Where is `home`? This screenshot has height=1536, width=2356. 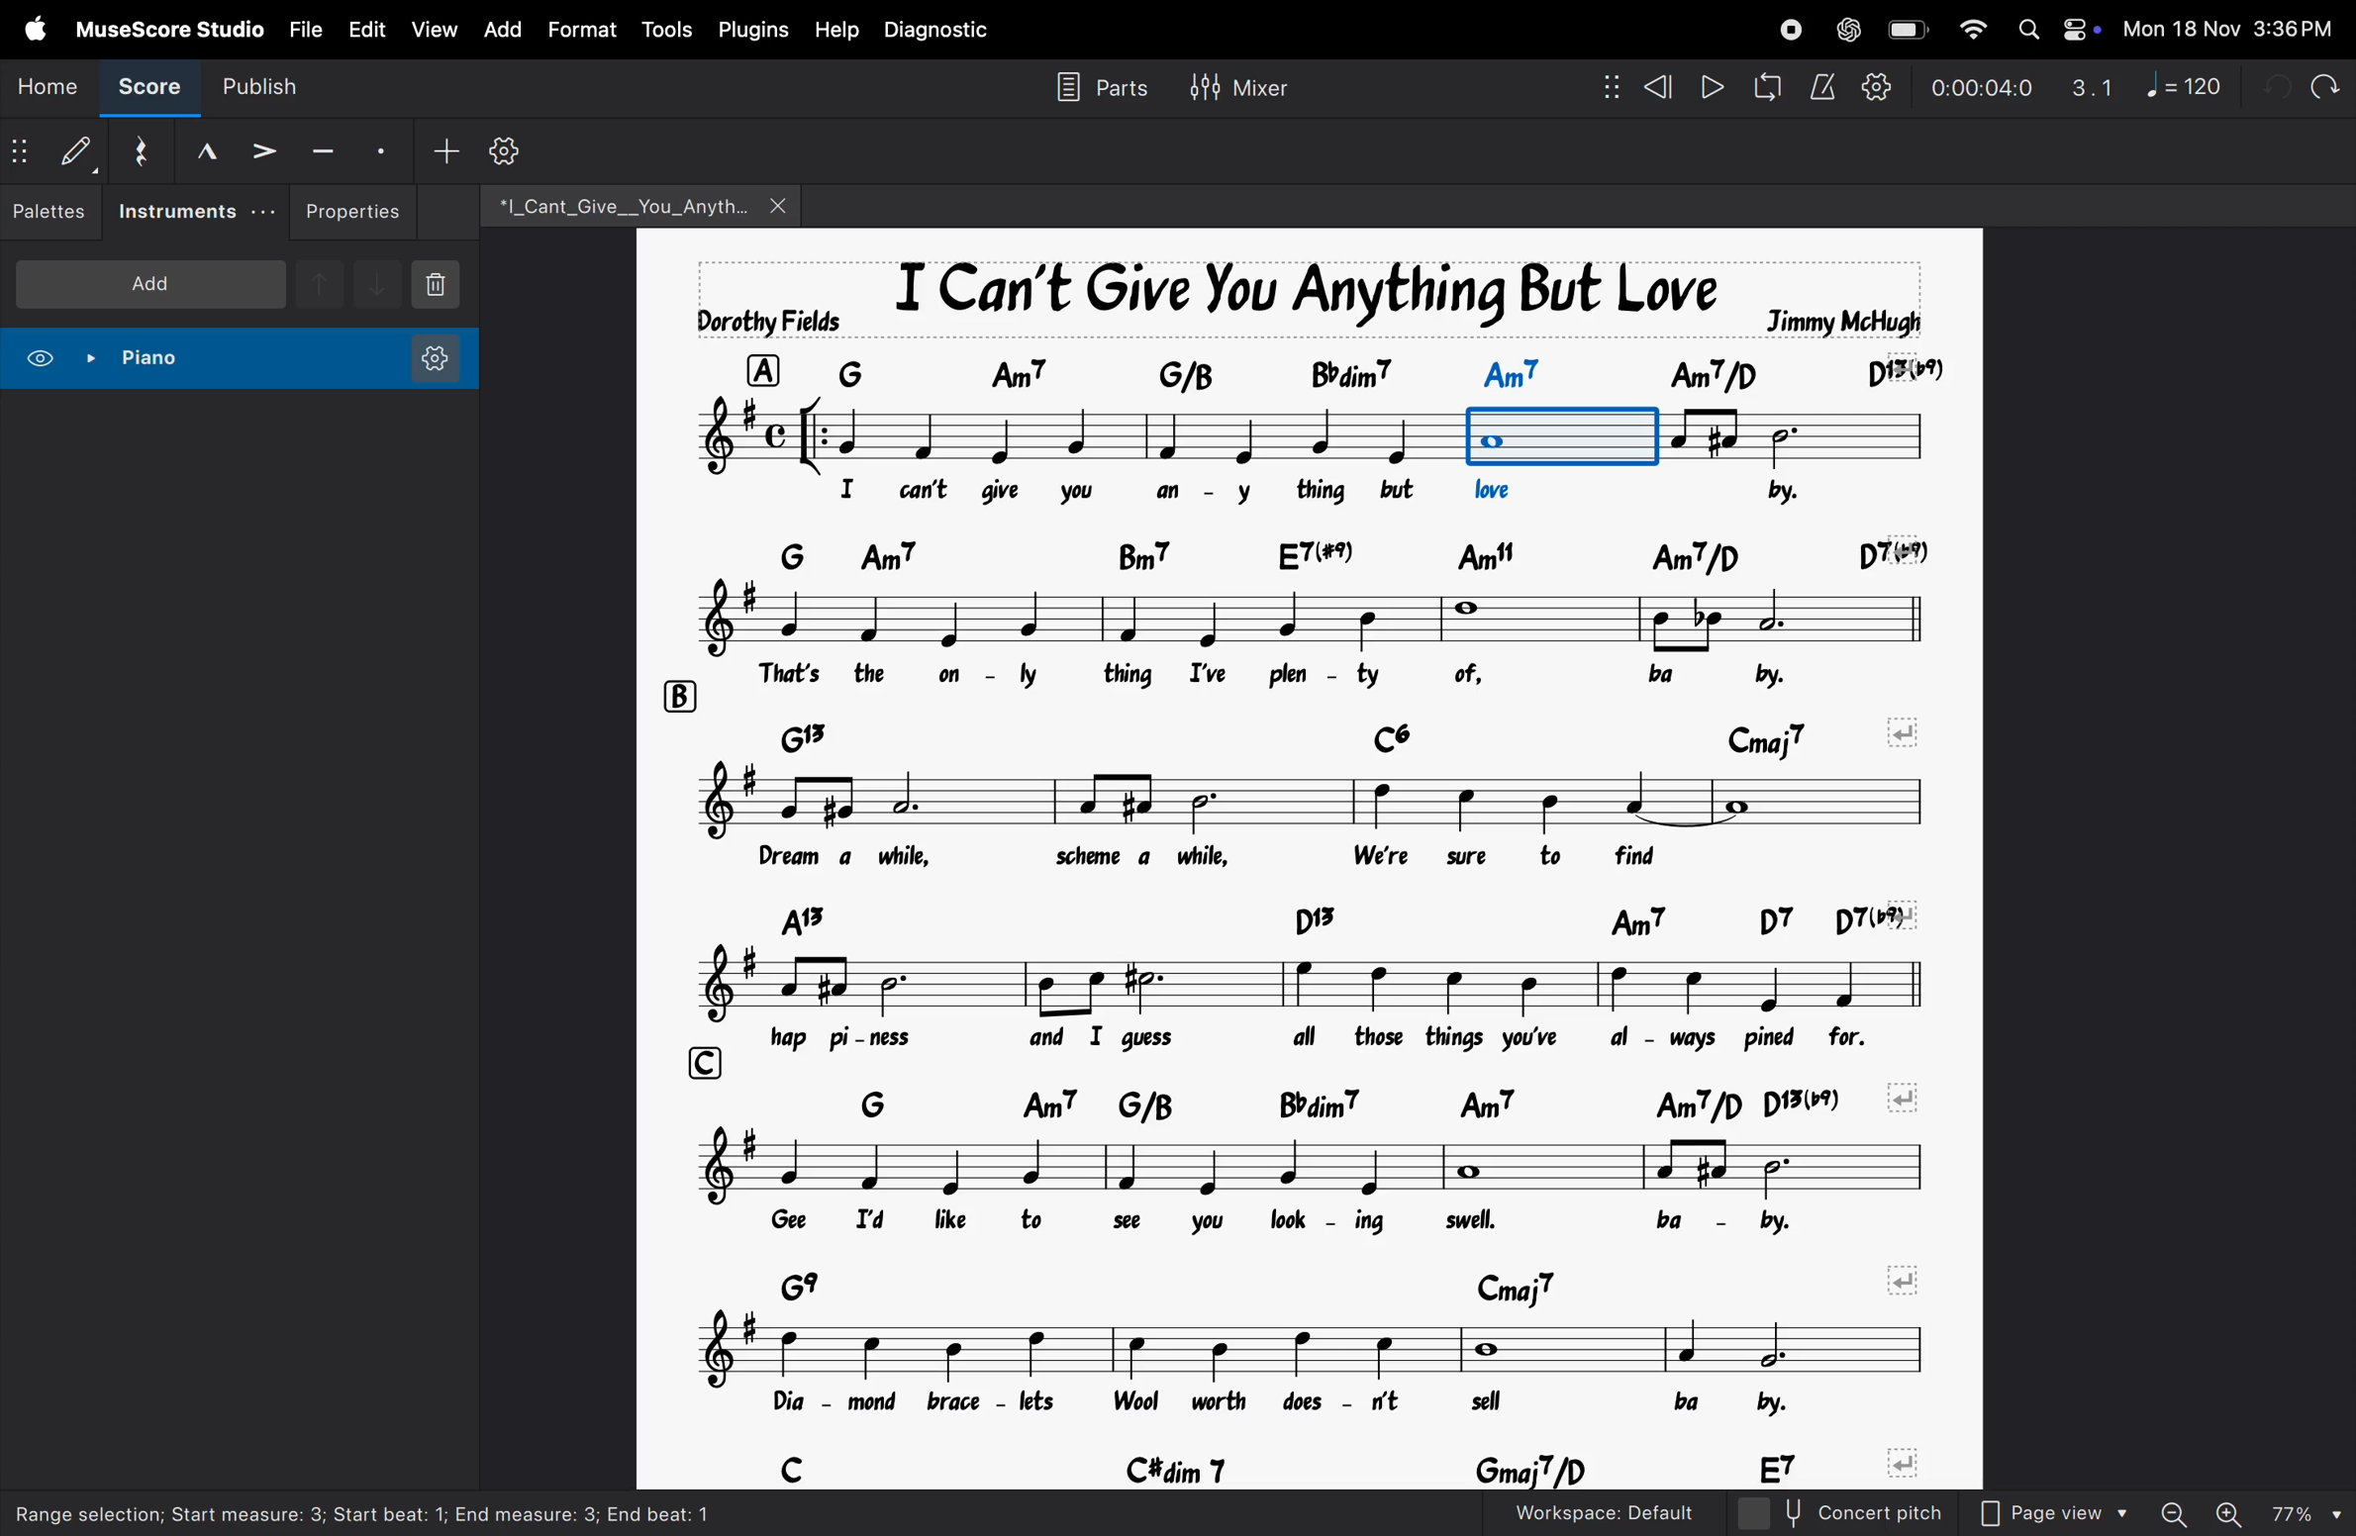 home is located at coordinates (44, 84).